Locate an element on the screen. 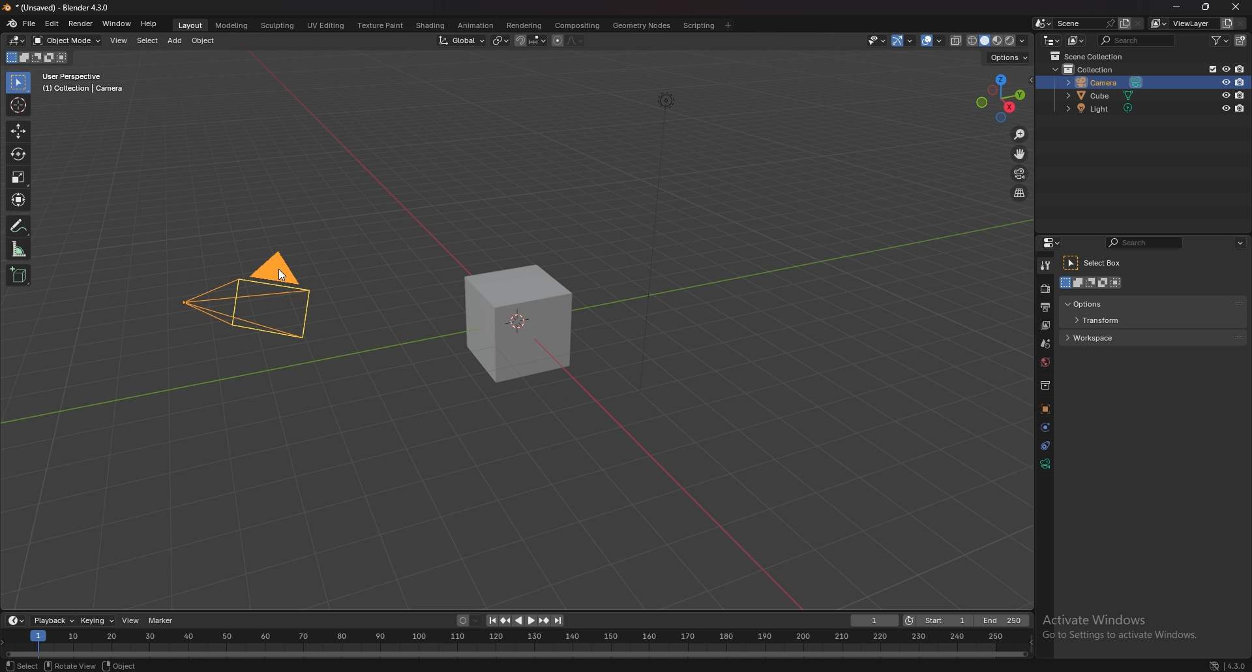 The width and height of the screenshot is (1252, 672). world is located at coordinates (1046, 363).